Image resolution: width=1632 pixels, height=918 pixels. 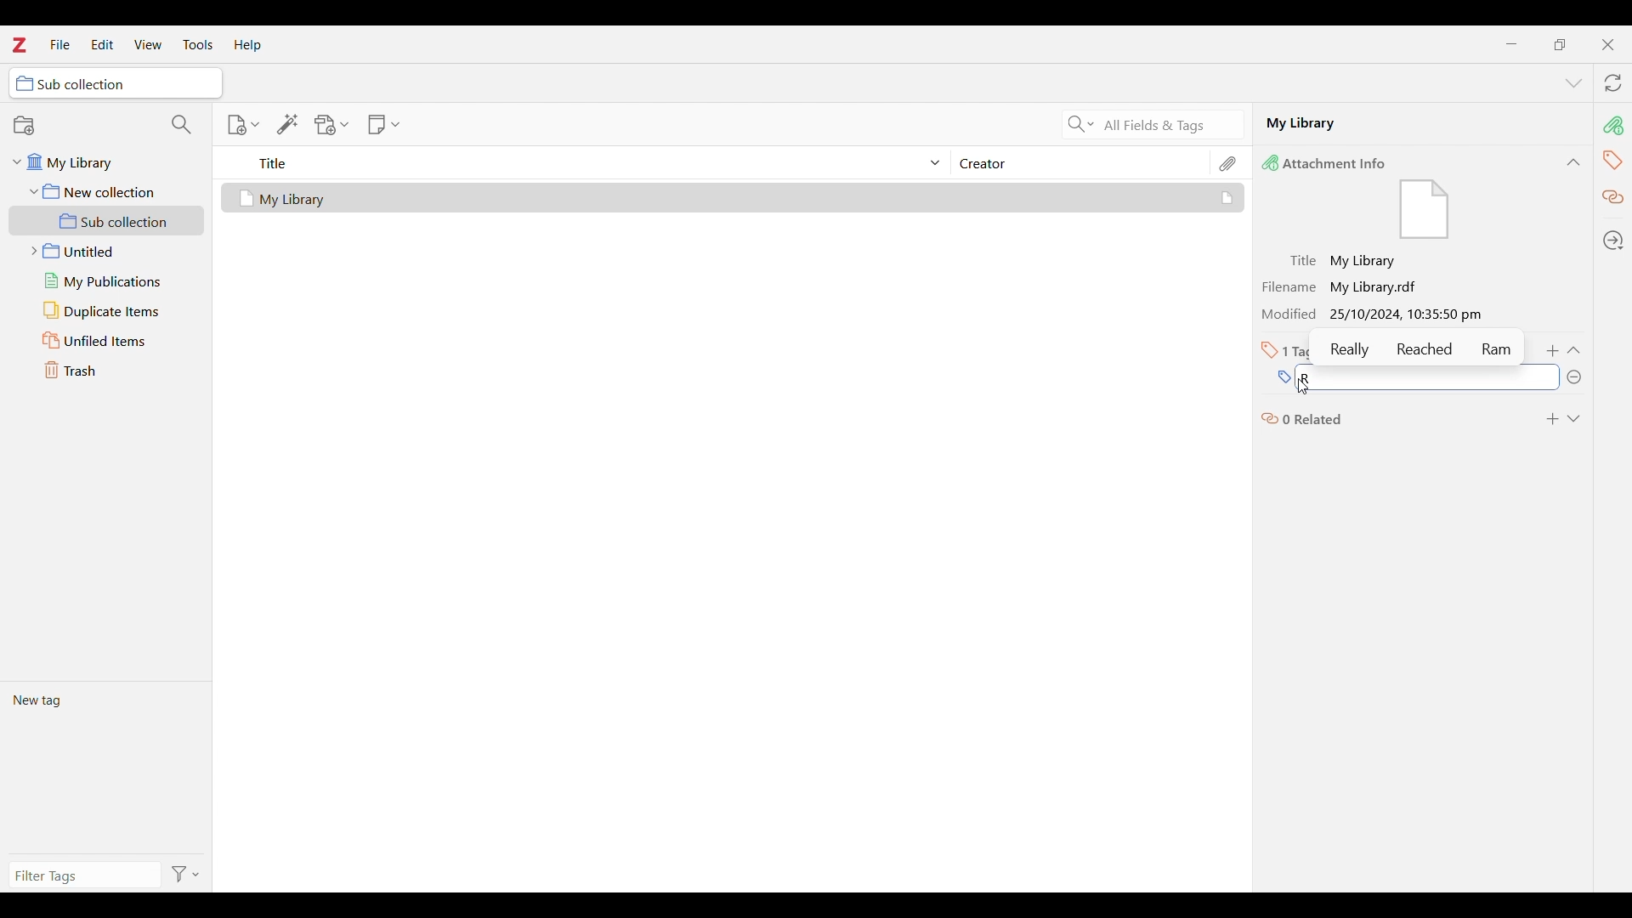 What do you see at coordinates (198, 44) in the screenshot?
I see `Tools menu` at bounding box center [198, 44].